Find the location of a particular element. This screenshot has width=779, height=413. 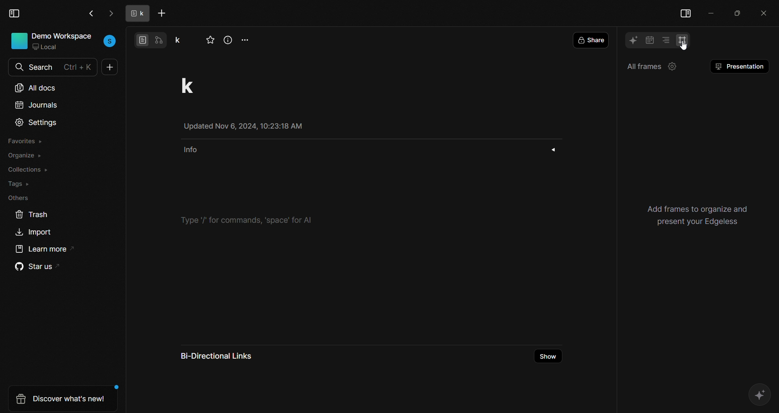

add tab is located at coordinates (164, 13).